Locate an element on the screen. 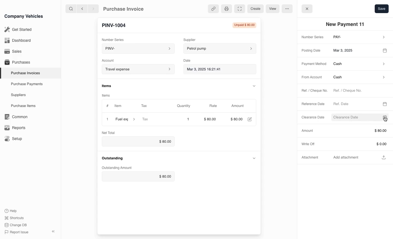 Image resolution: width=393 pixels, height=239 pixels. Company Vehicles is located at coordinates (24, 16).